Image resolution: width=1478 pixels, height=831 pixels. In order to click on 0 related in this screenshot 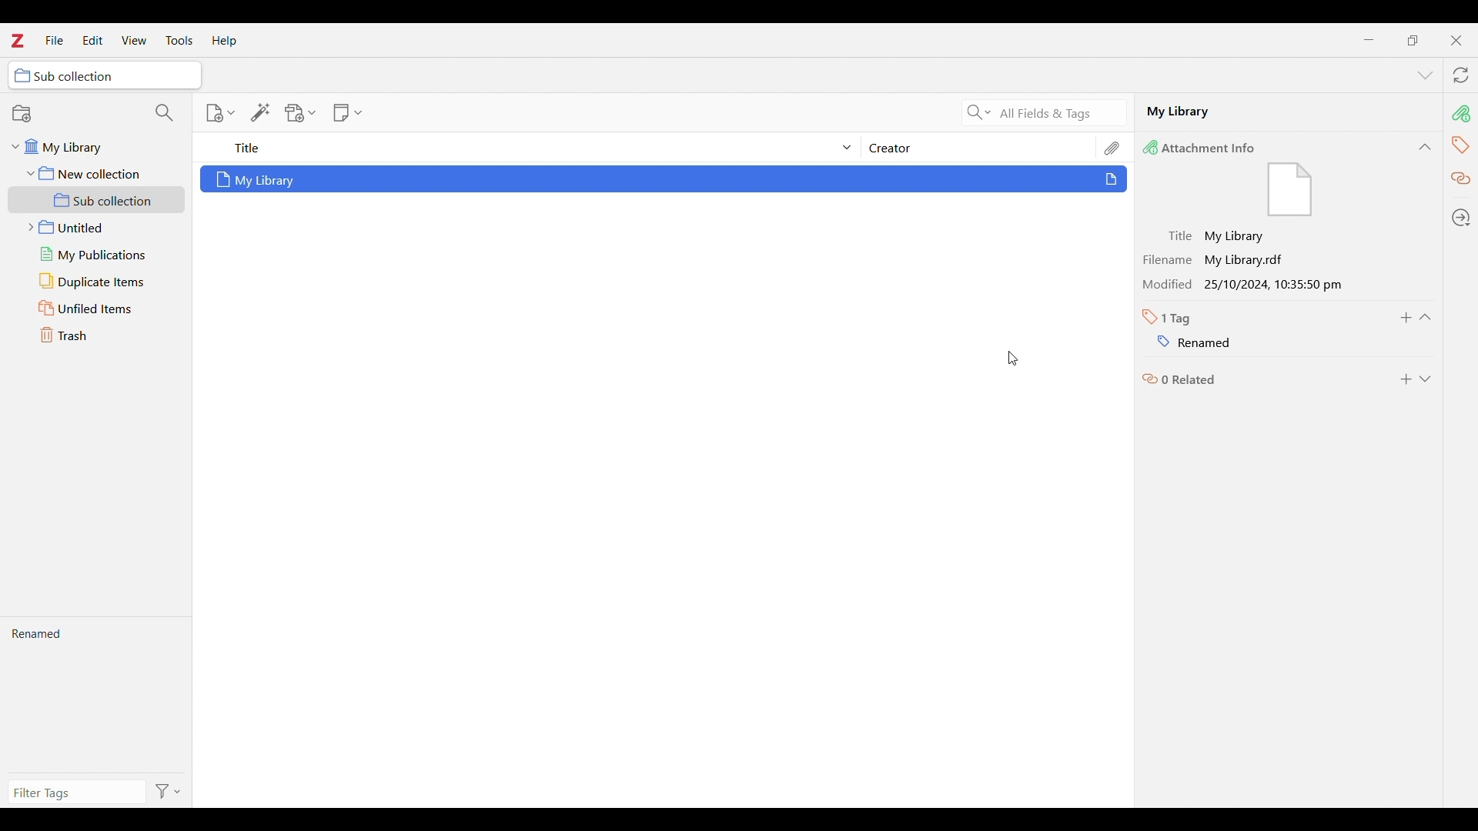, I will do `click(1180, 378)`.